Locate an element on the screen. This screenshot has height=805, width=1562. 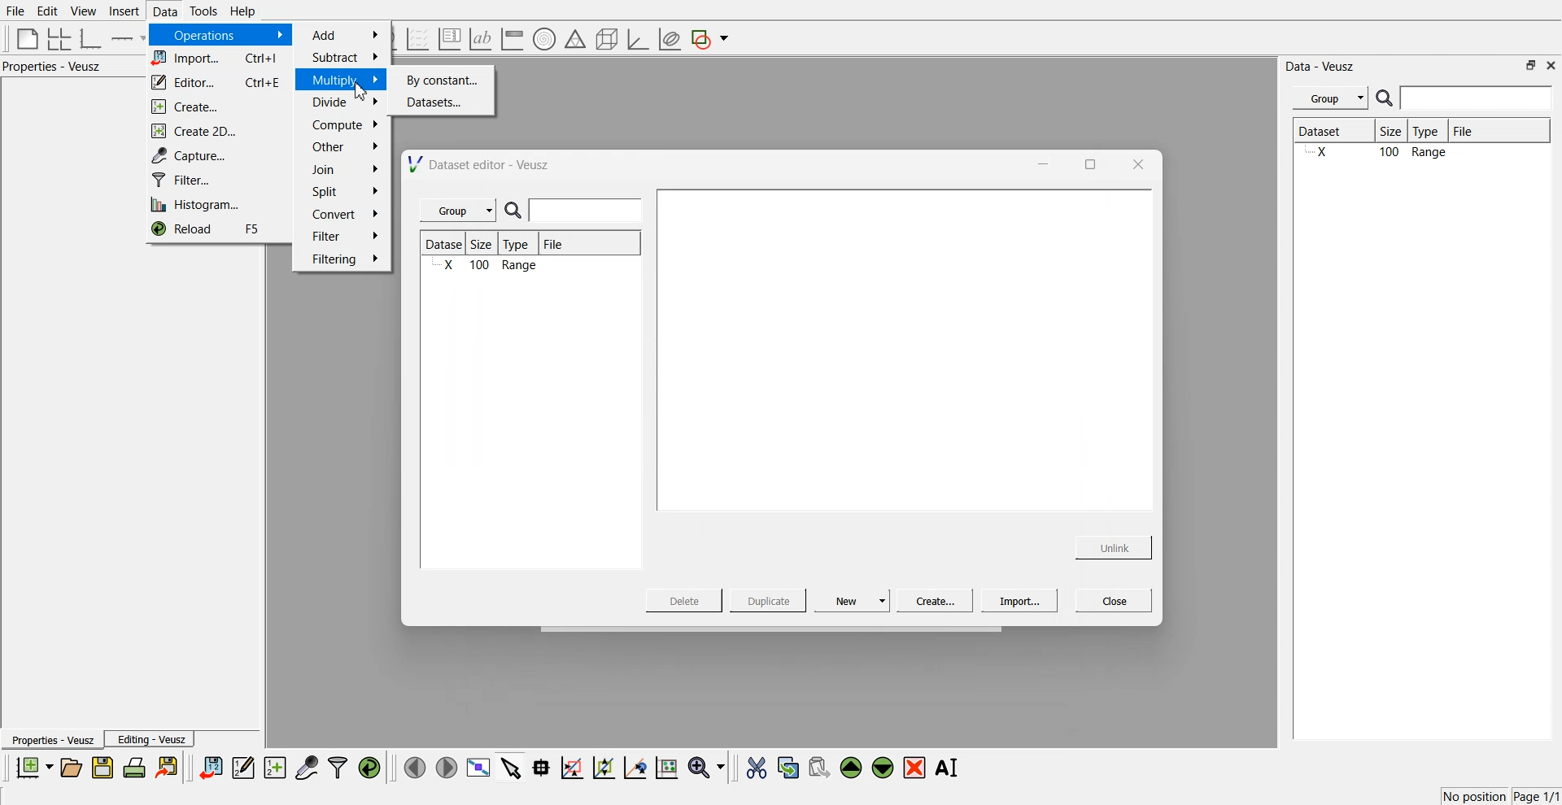
Rename the selected widgets is located at coordinates (950, 768).